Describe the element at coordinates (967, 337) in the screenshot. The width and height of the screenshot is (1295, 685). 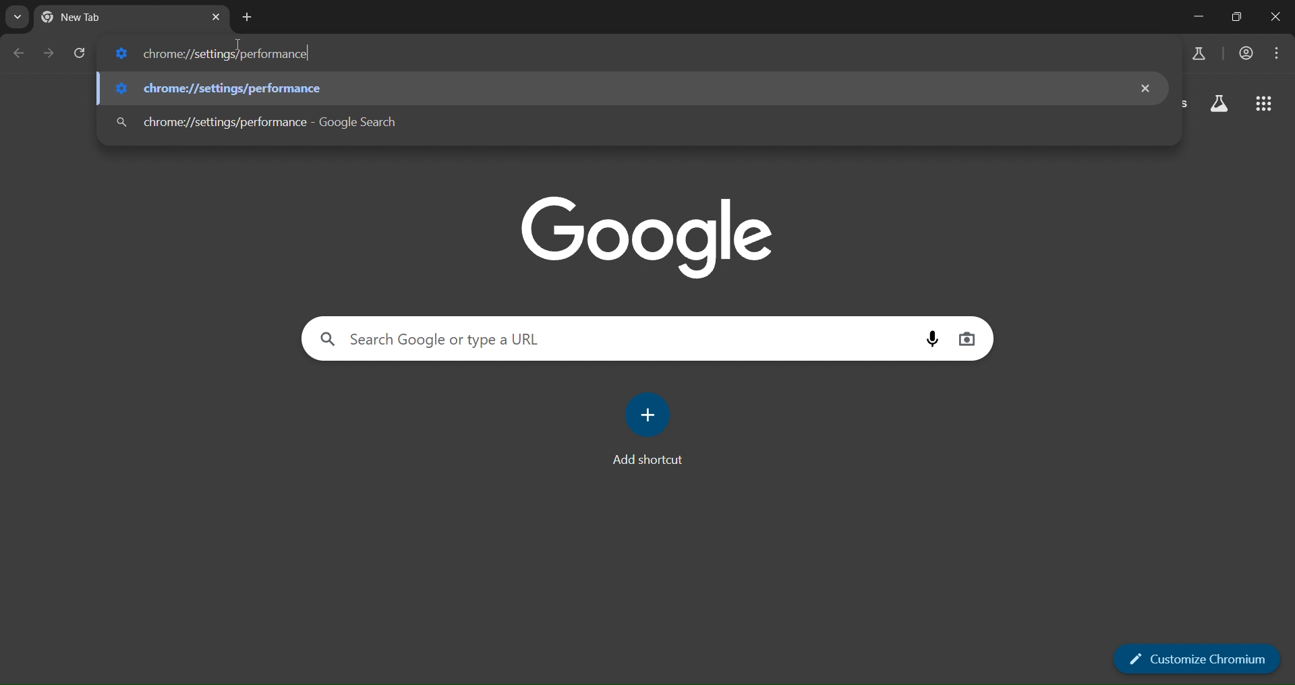
I see `image search` at that location.